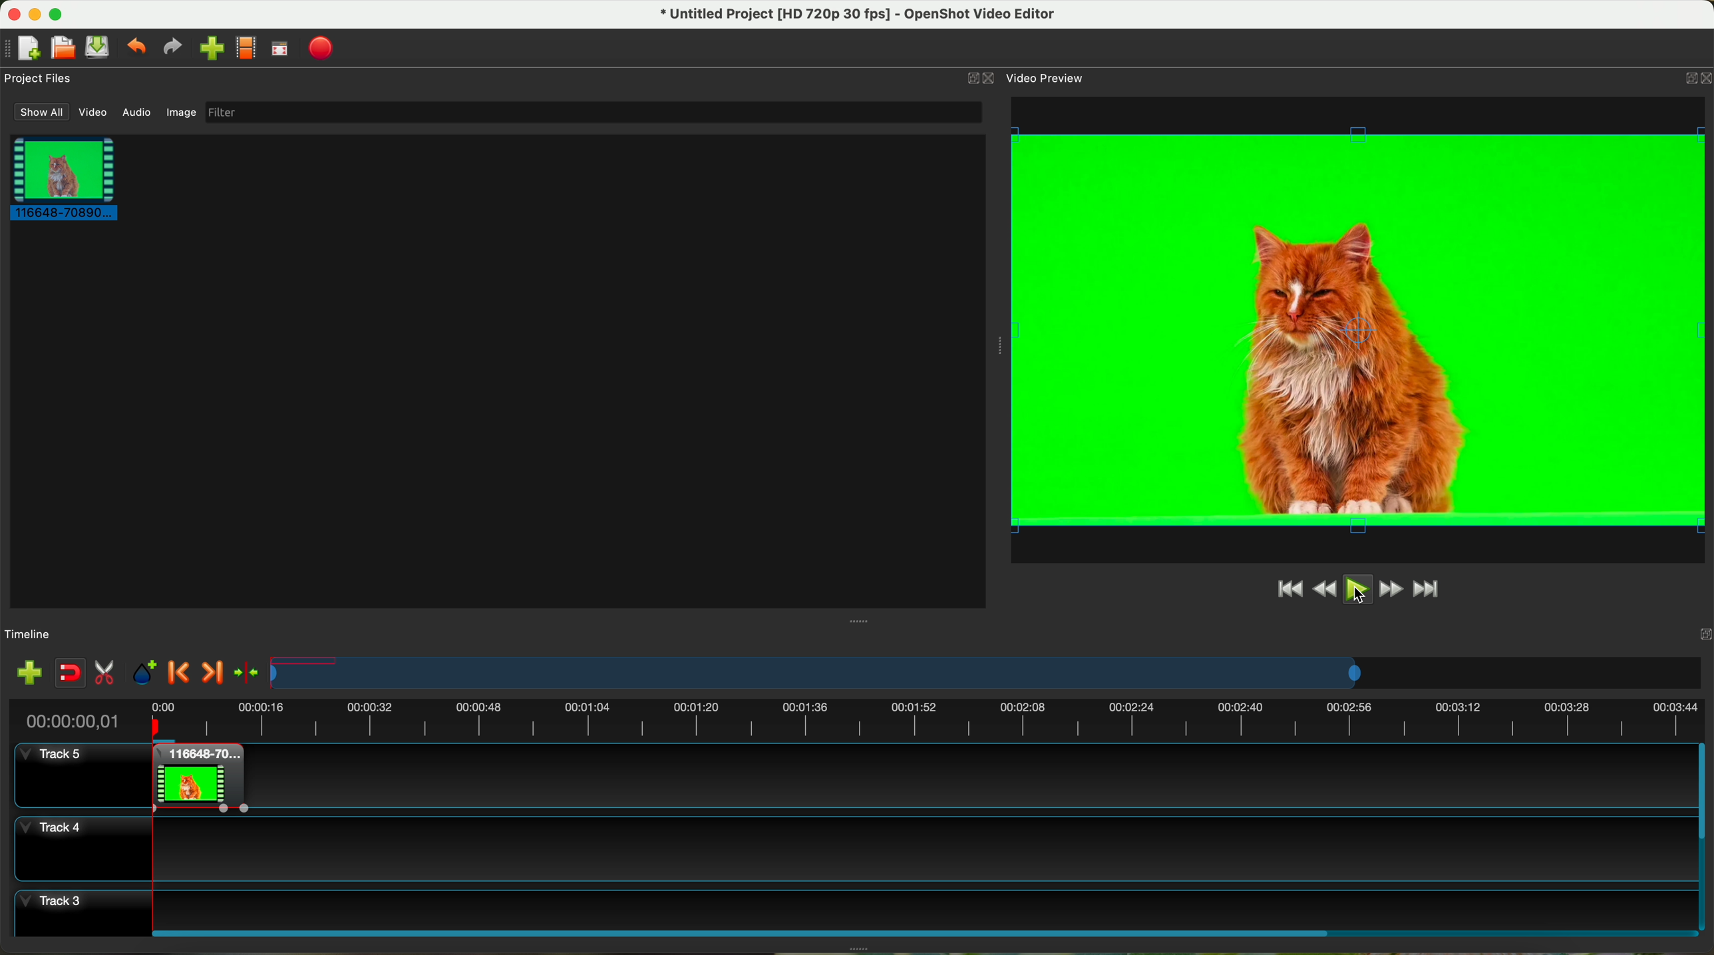  What do you see at coordinates (181, 114) in the screenshot?
I see `image` at bounding box center [181, 114].